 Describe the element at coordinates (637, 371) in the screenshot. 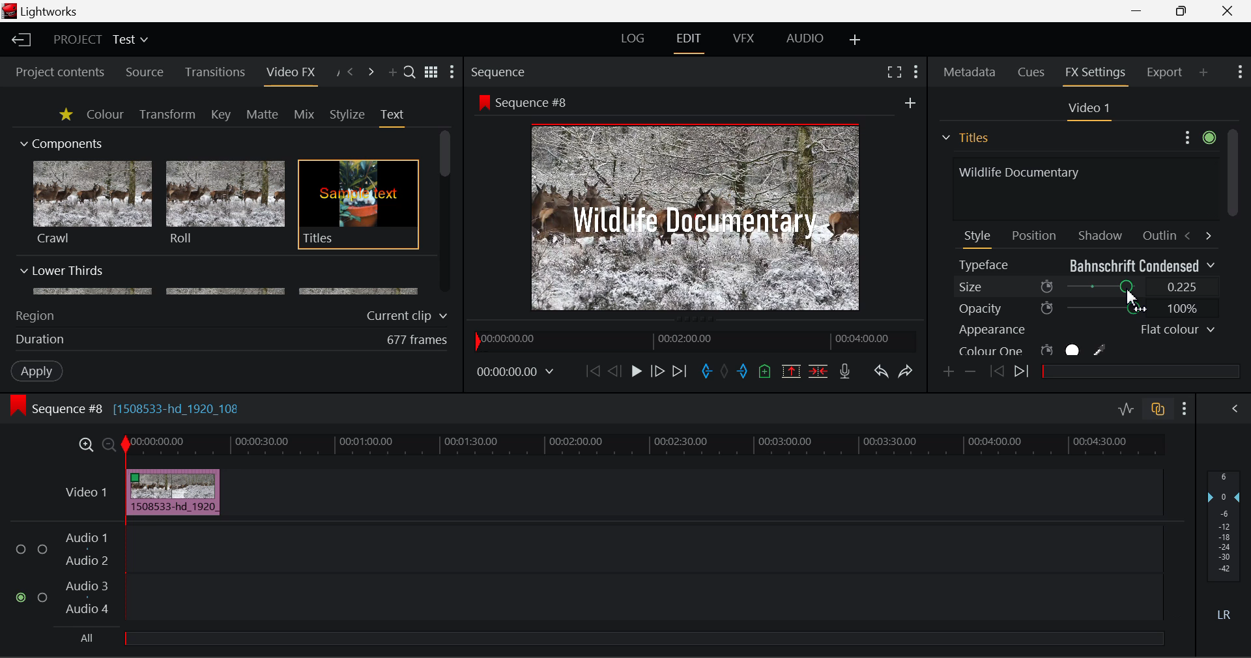

I see `Play` at that location.